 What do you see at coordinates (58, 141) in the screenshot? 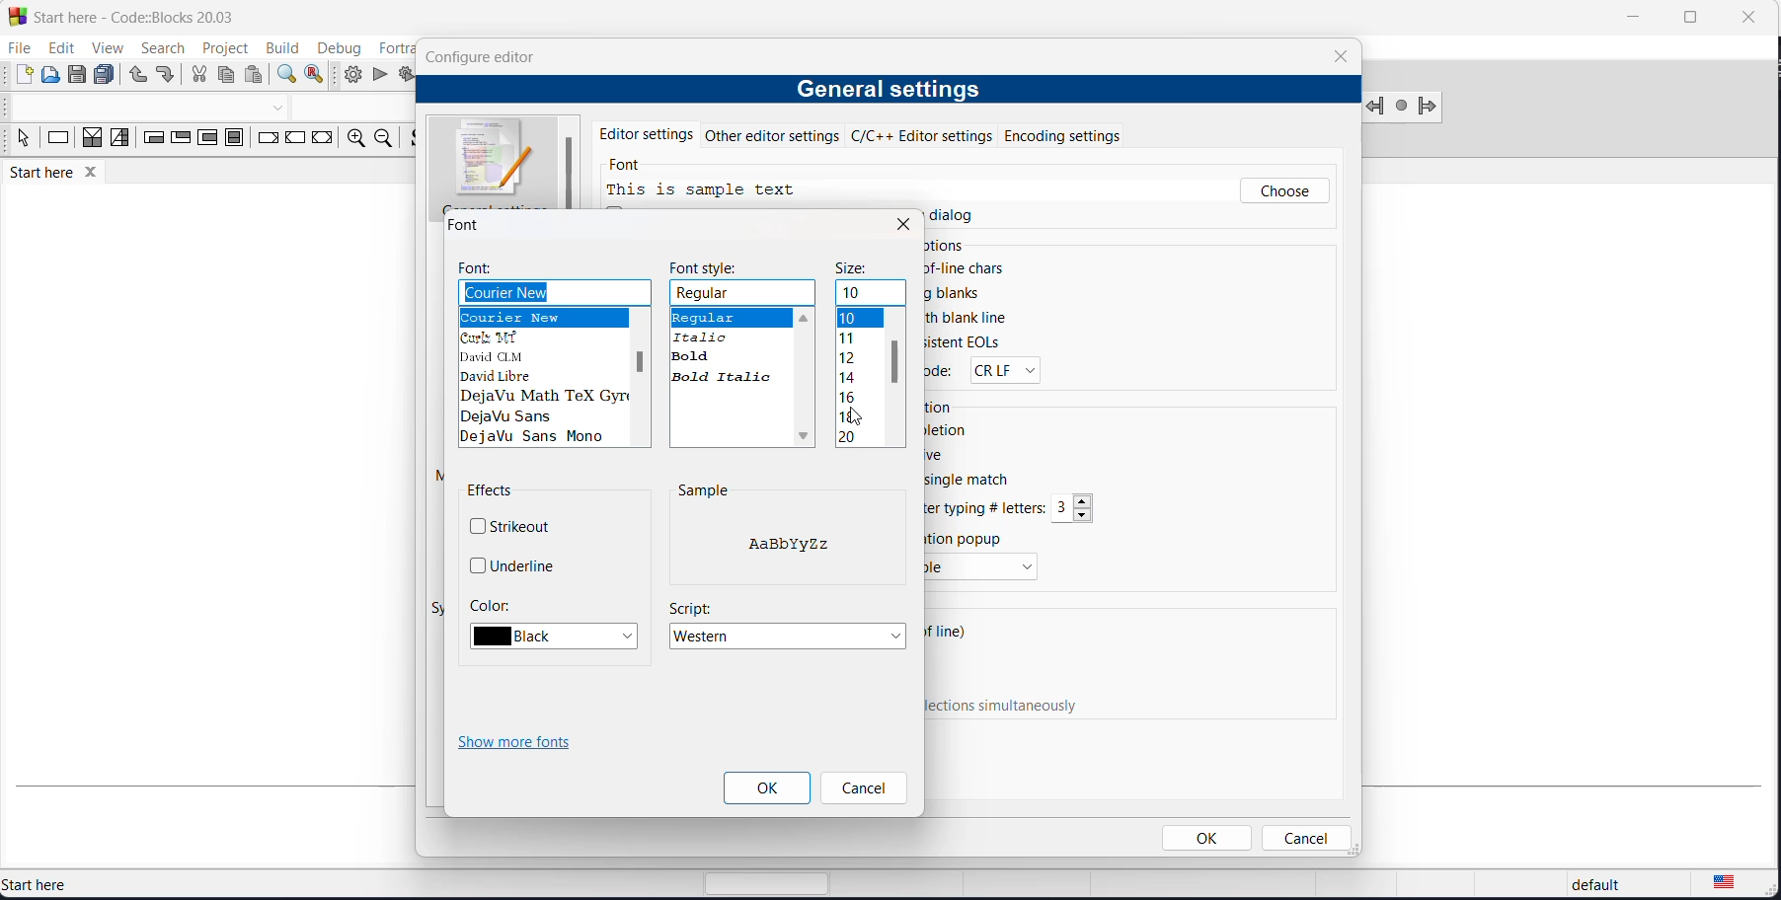
I see `instruction` at bounding box center [58, 141].